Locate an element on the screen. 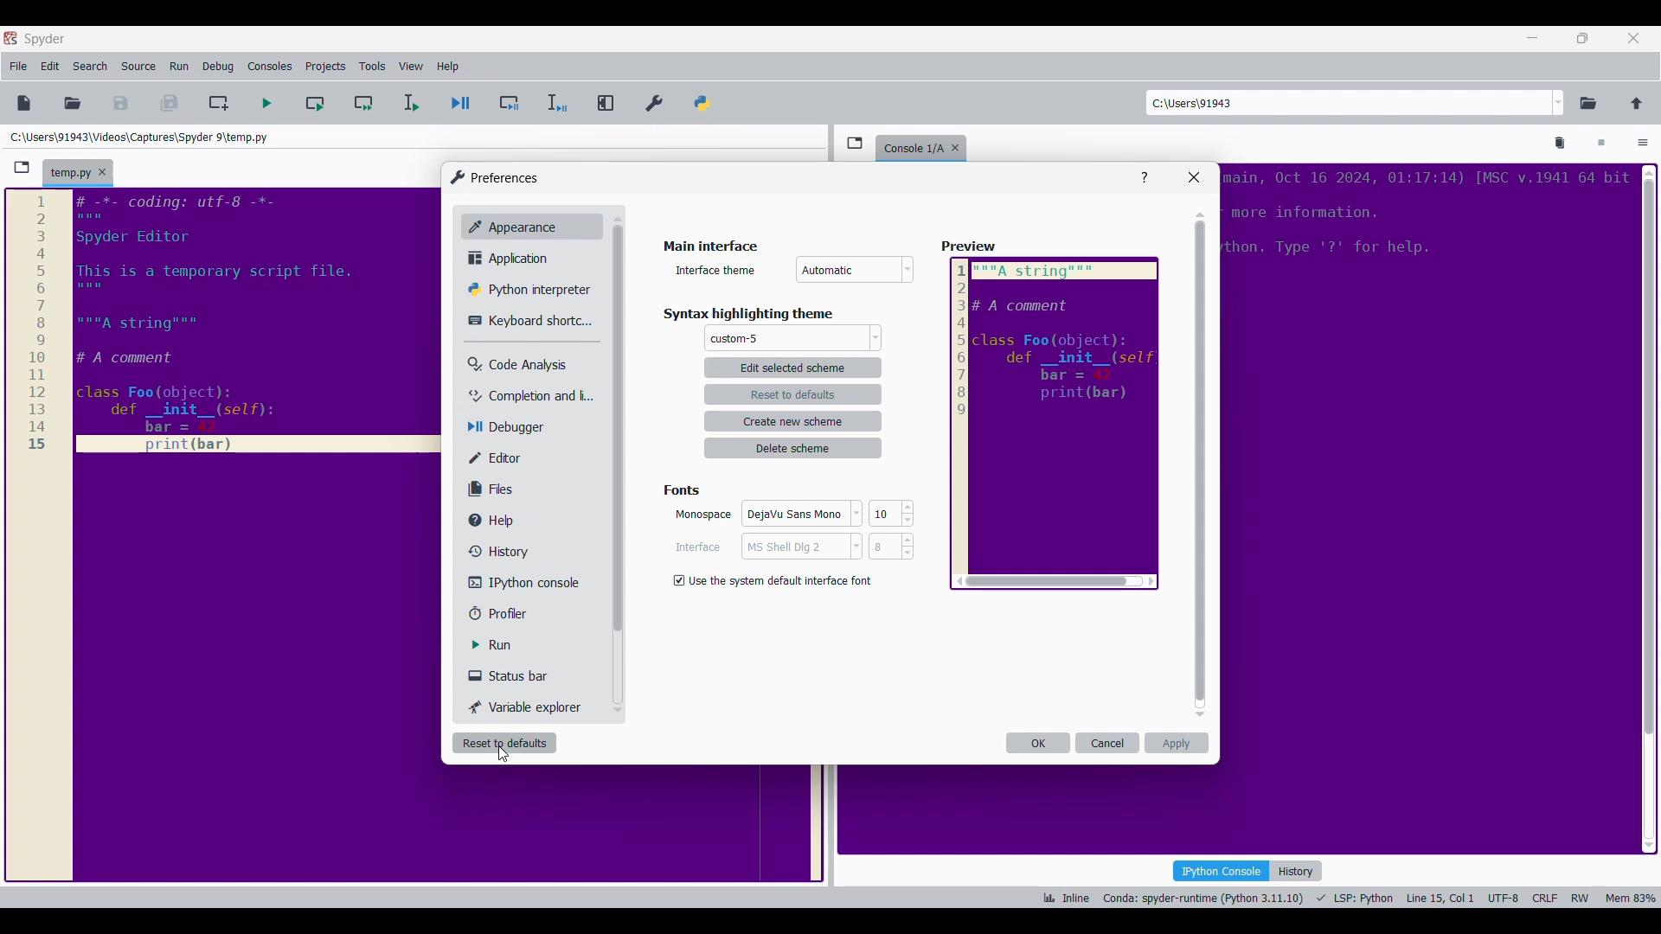  Debug cell is located at coordinates (510, 103).